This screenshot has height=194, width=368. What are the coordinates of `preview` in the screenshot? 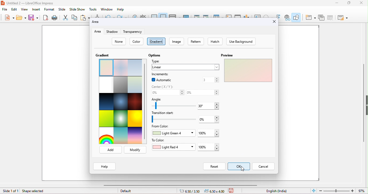 It's located at (226, 55).